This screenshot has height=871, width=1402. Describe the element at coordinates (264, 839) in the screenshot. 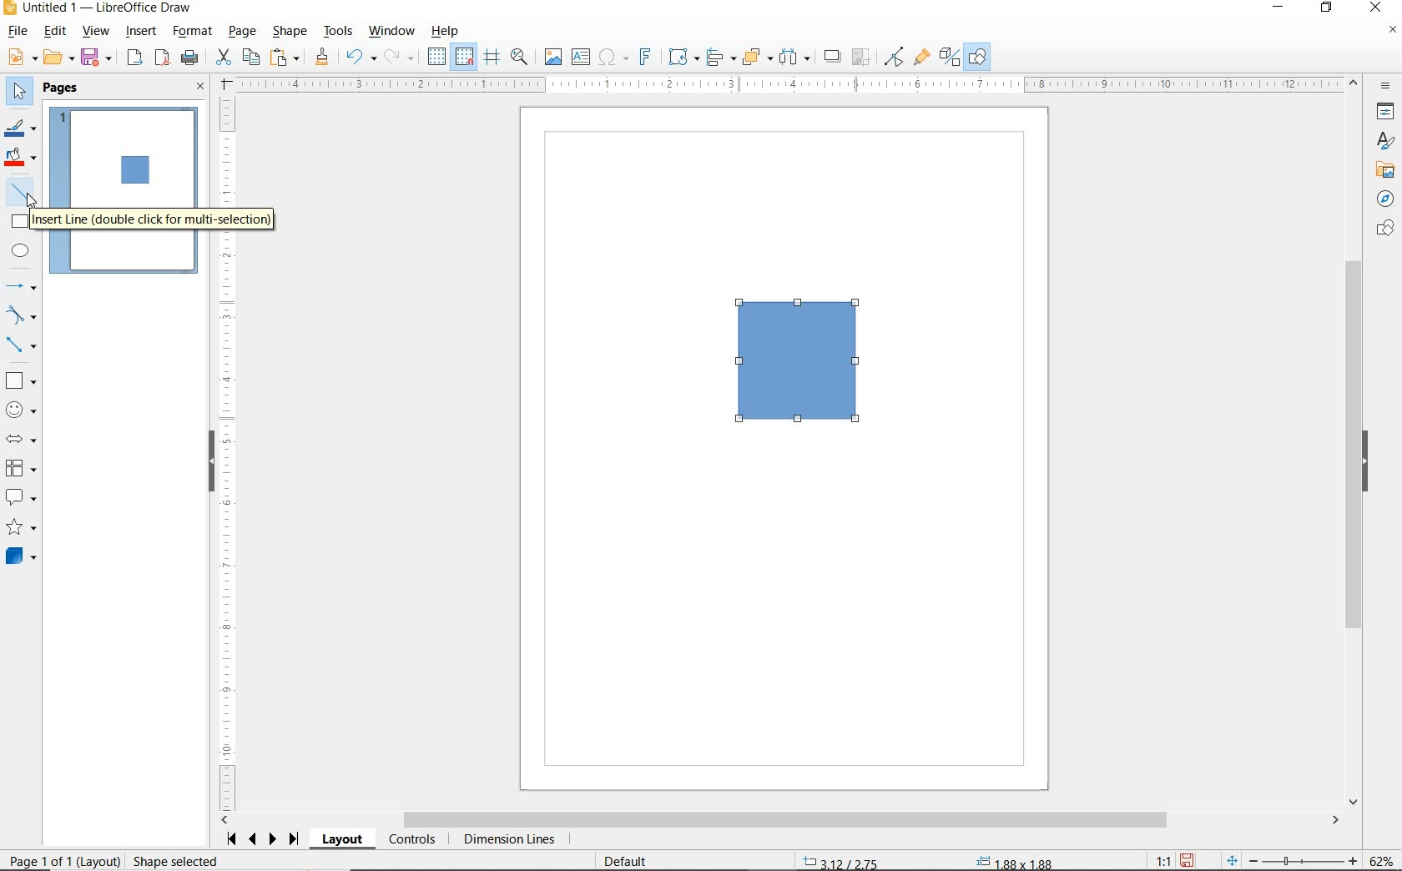

I see `SCROLL NEXT` at that location.